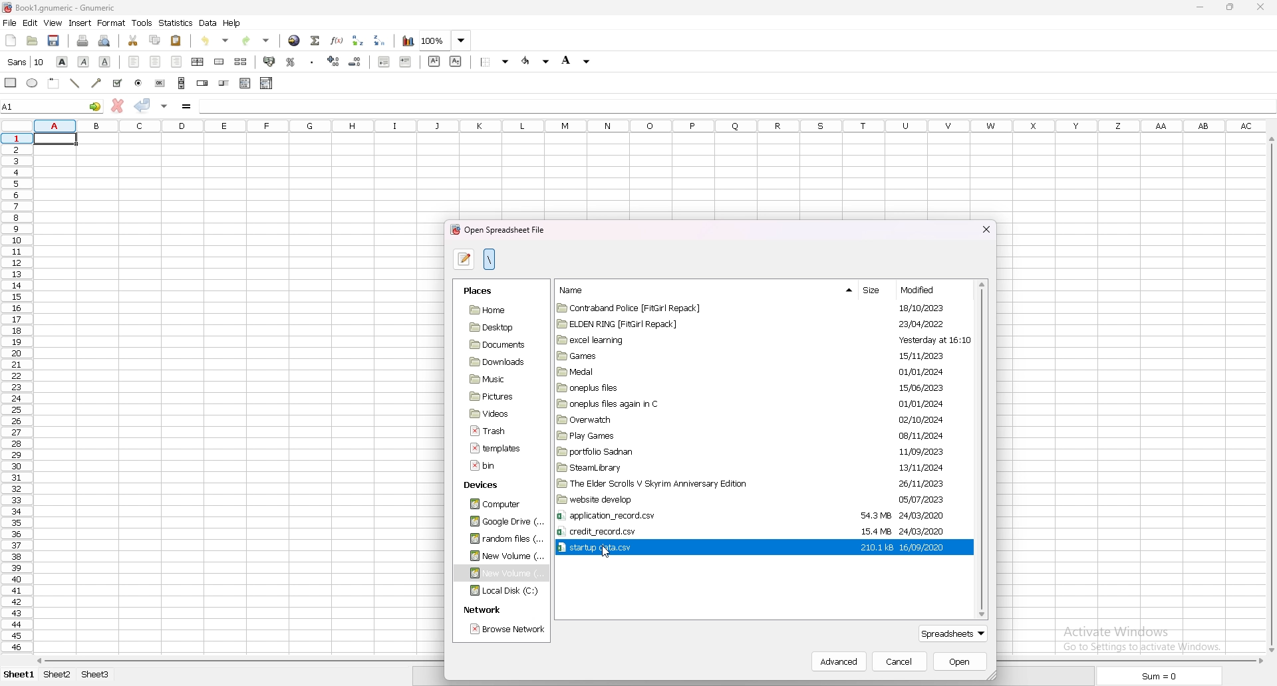 The image size is (1277, 686). I want to click on scroll bar, so click(1270, 395).